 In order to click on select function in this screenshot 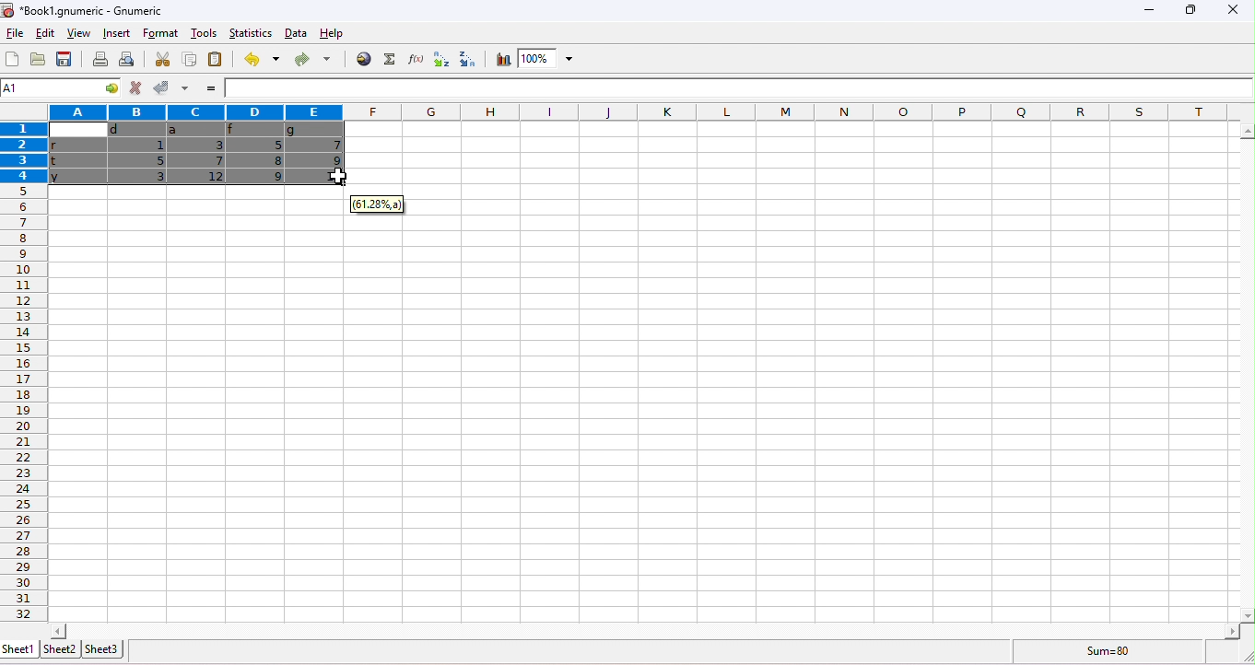, I will do `click(388, 59)`.